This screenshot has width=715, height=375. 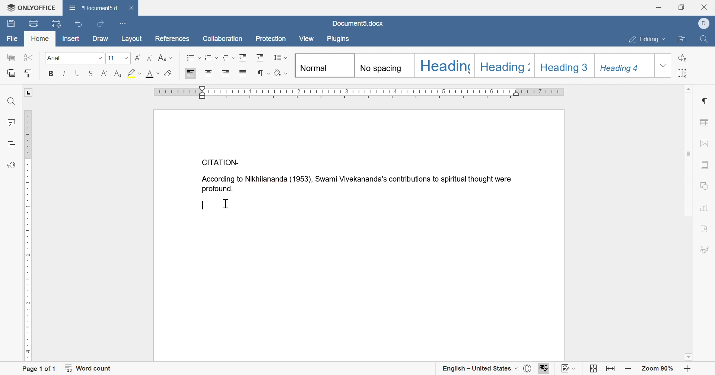 I want to click on chart settings, so click(x=704, y=208).